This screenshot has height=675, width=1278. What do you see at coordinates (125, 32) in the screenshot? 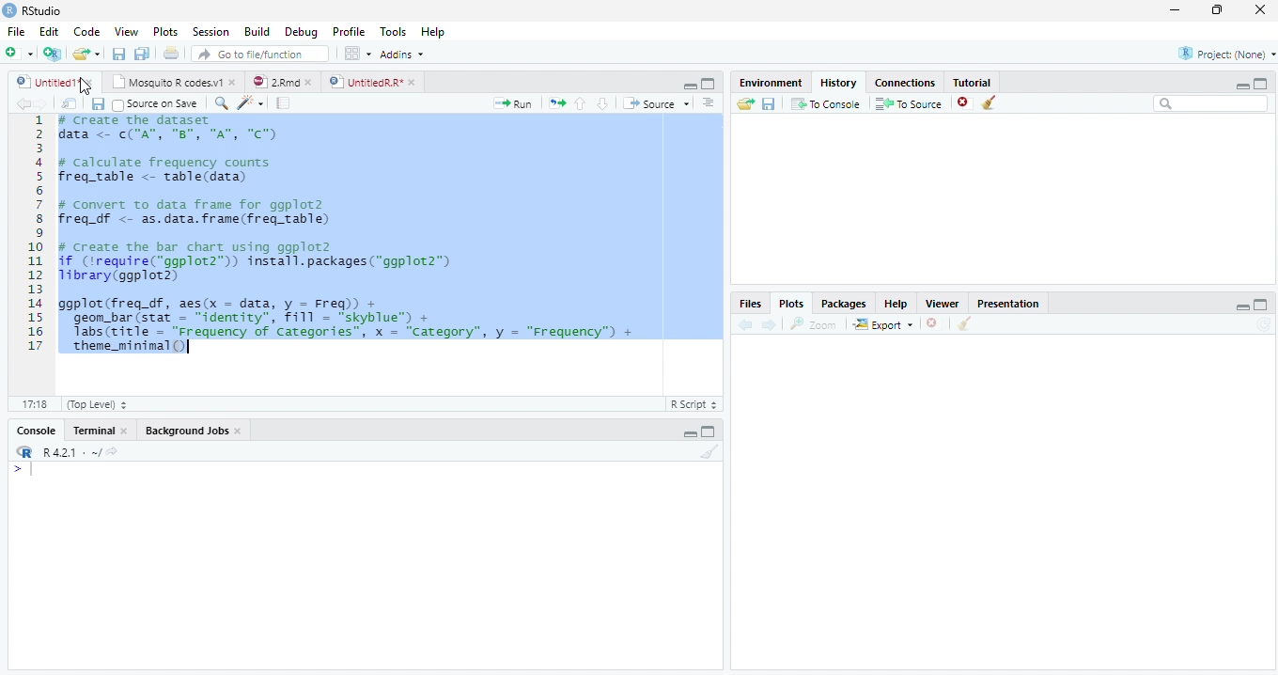
I see `View` at bounding box center [125, 32].